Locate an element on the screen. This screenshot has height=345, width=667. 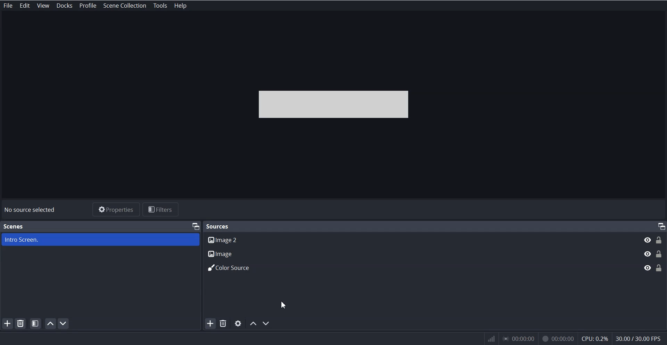
Image 2 is located at coordinates (419, 239).